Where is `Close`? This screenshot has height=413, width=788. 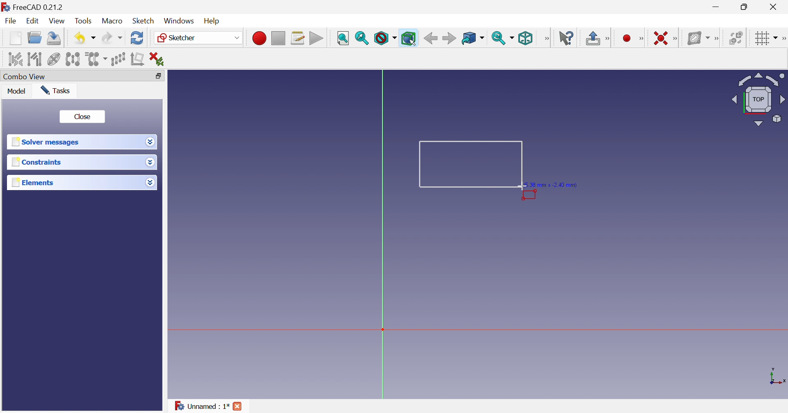 Close is located at coordinates (238, 406).